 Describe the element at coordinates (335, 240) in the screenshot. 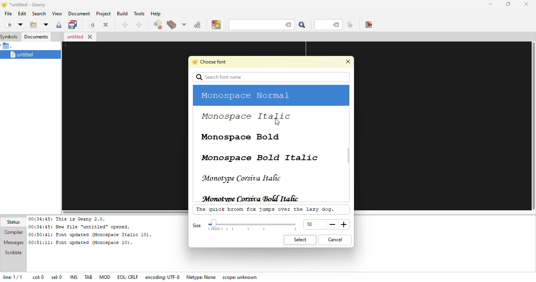

I see `cancel` at that location.